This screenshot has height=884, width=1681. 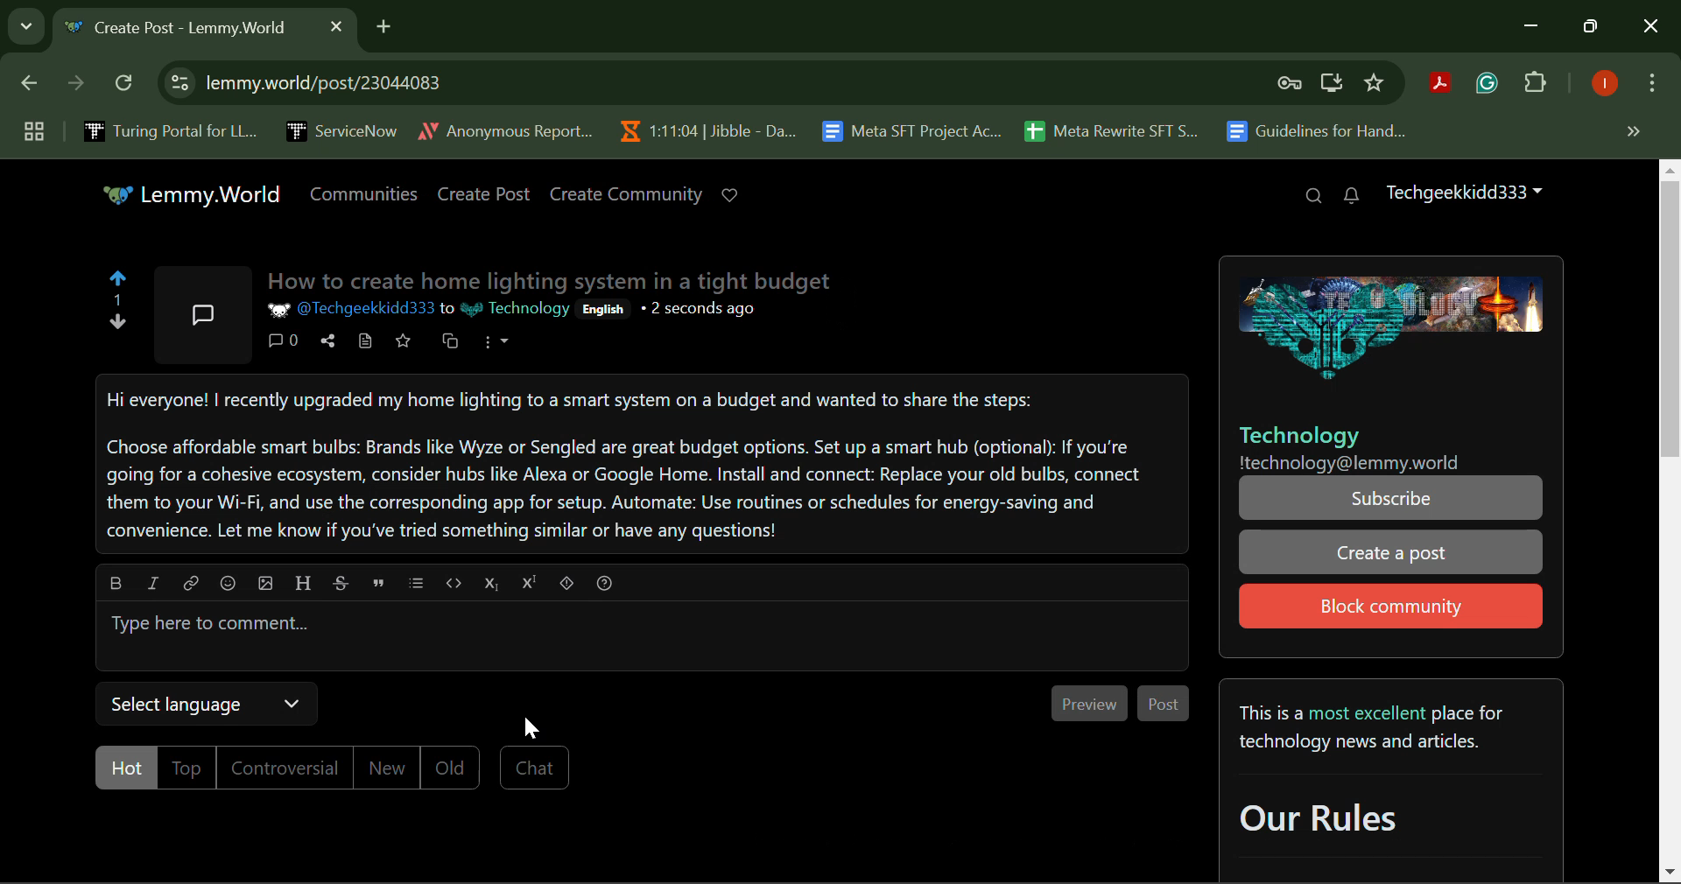 What do you see at coordinates (282, 339) in the screenshot?
I see `Comment Count` at bounding box center [282, 339].